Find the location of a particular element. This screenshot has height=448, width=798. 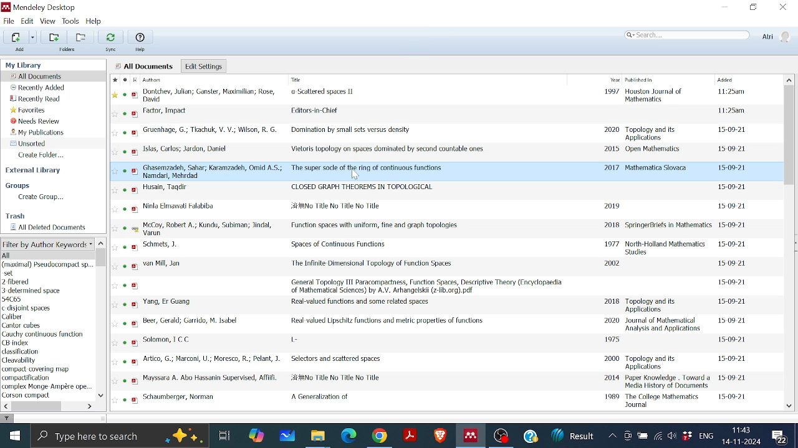

Editors-in Chief is located at coordinates (440, 114).